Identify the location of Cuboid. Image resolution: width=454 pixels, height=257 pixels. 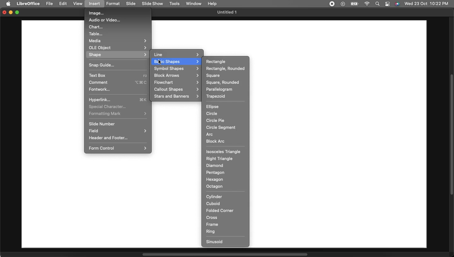
(213, 204).